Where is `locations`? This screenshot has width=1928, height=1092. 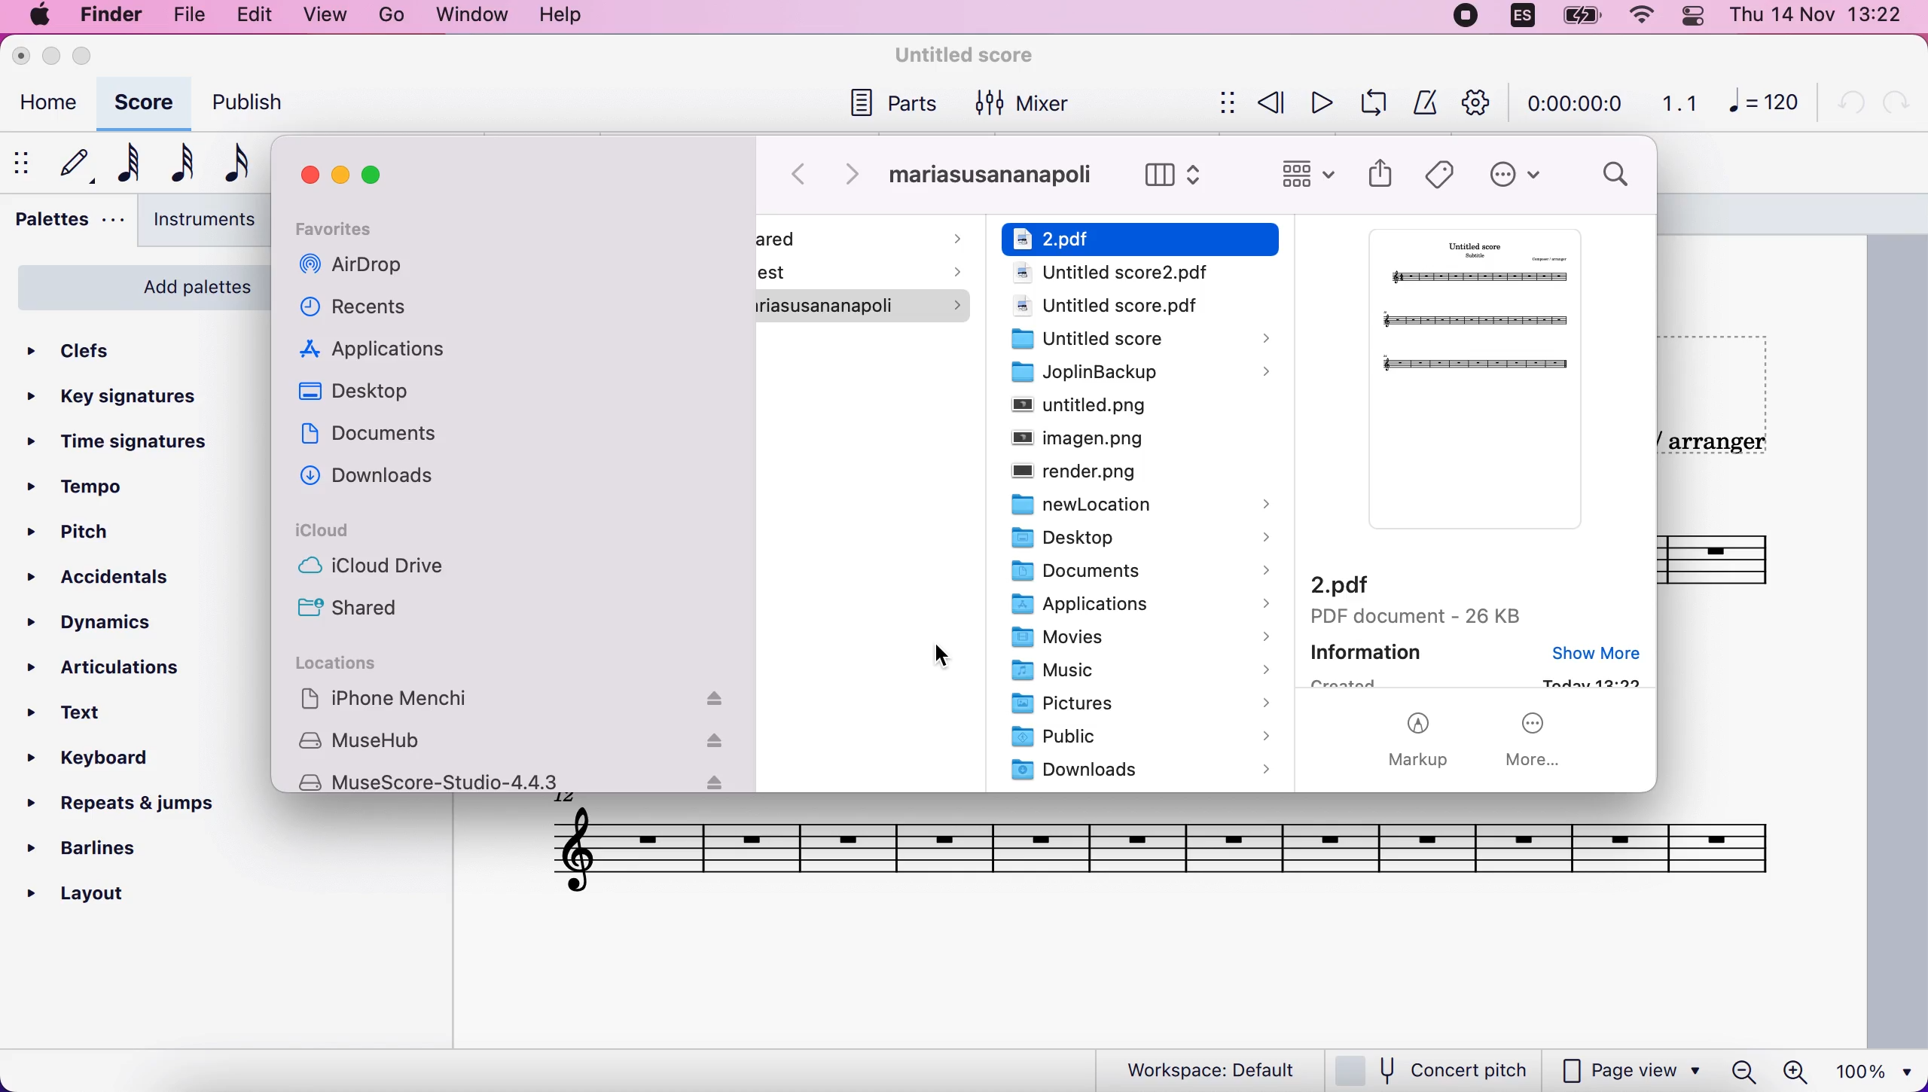
locations is located at coordinates (346, 663).